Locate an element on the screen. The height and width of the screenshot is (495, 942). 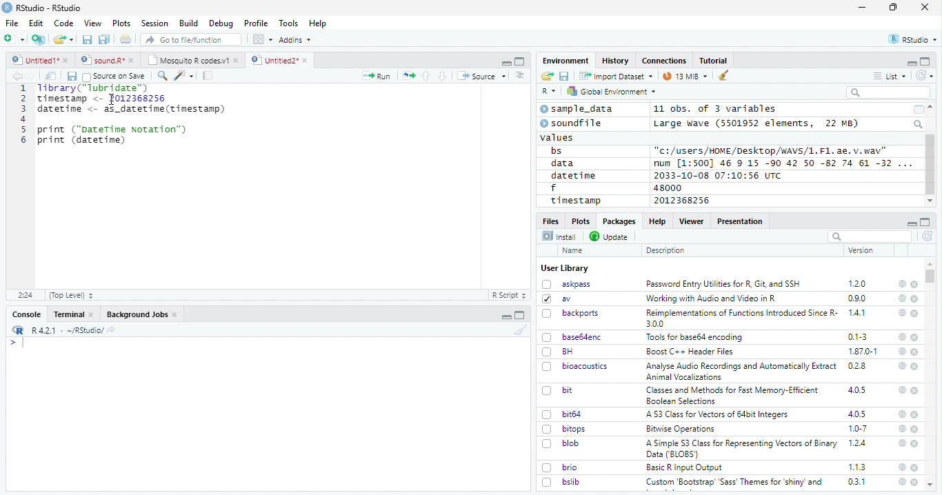
help is located at coordinates (901, 390).